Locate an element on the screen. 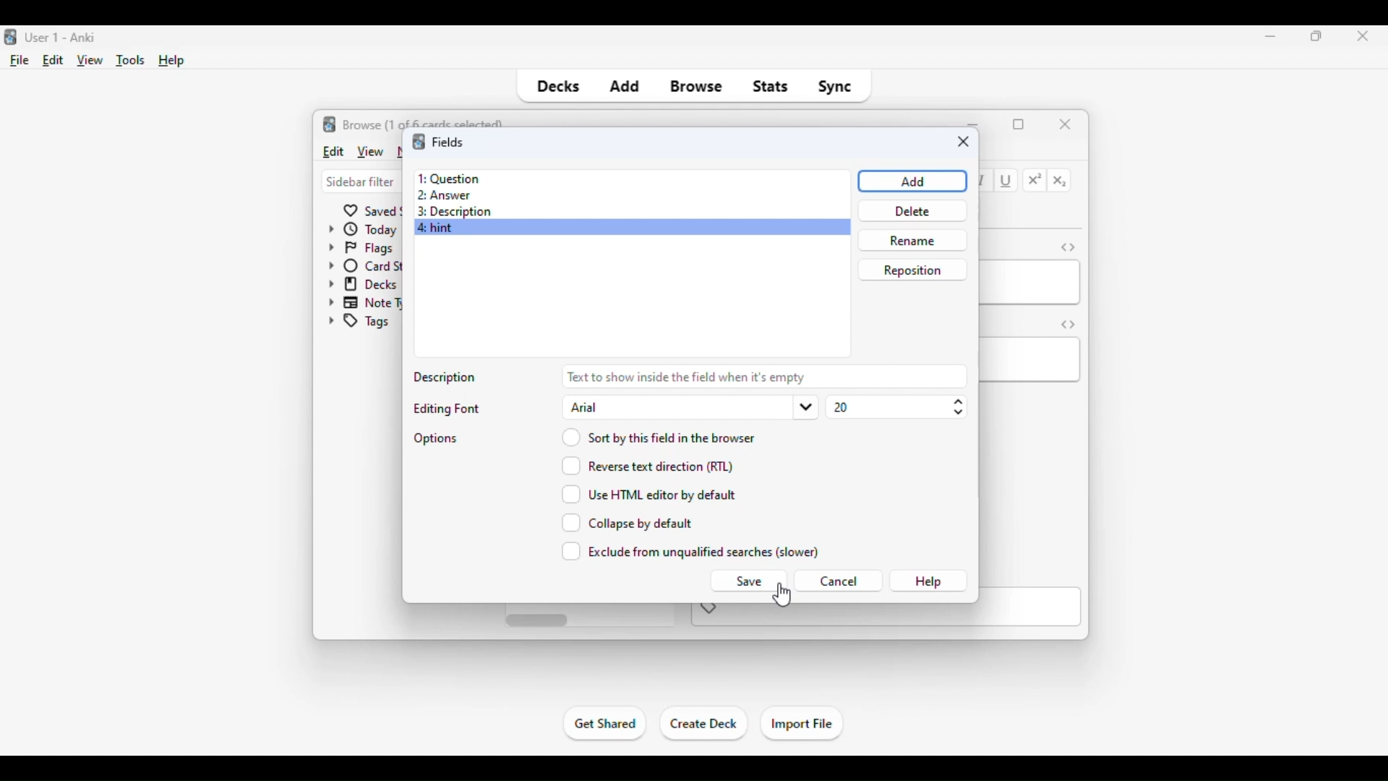 Image resolution: width=1388 pixels, height=781 pixels. minimize is located at coordinates (1271, 35).